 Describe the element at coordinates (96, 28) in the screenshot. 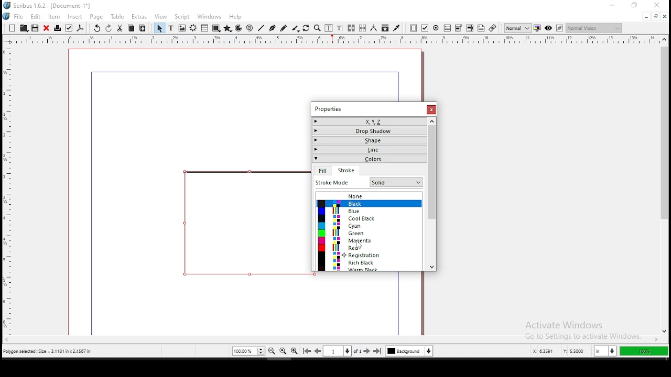

I see `undo` at that location.